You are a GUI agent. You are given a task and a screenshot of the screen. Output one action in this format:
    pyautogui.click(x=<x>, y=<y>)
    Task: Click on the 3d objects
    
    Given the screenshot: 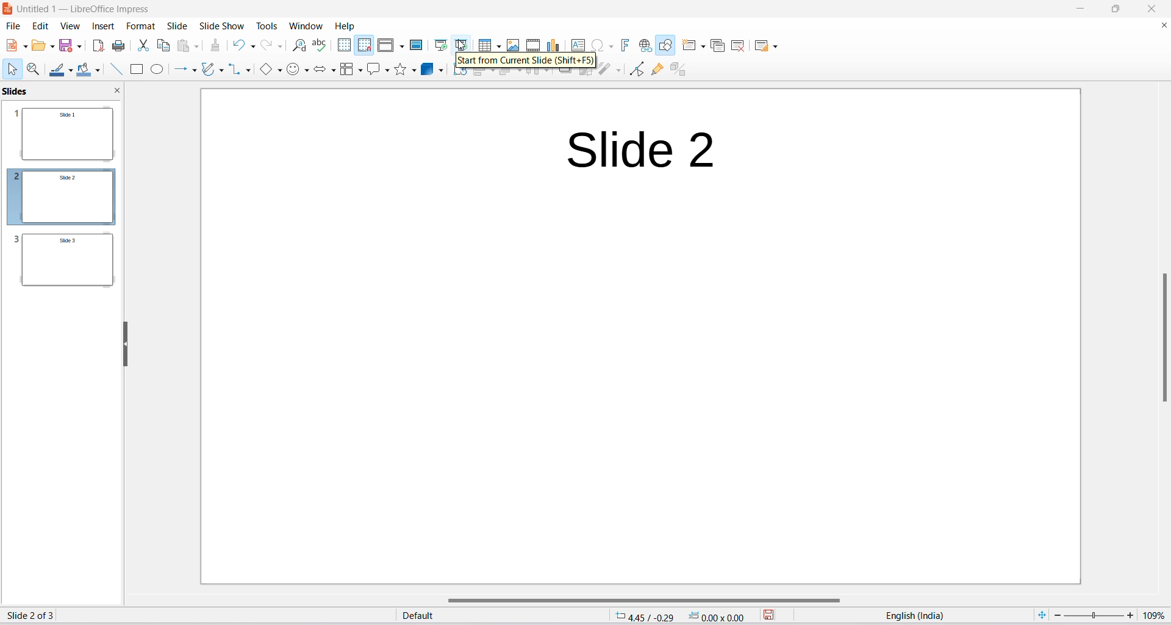 What is the action you would take?
    pyautogui.click(x=426, y=71)
    